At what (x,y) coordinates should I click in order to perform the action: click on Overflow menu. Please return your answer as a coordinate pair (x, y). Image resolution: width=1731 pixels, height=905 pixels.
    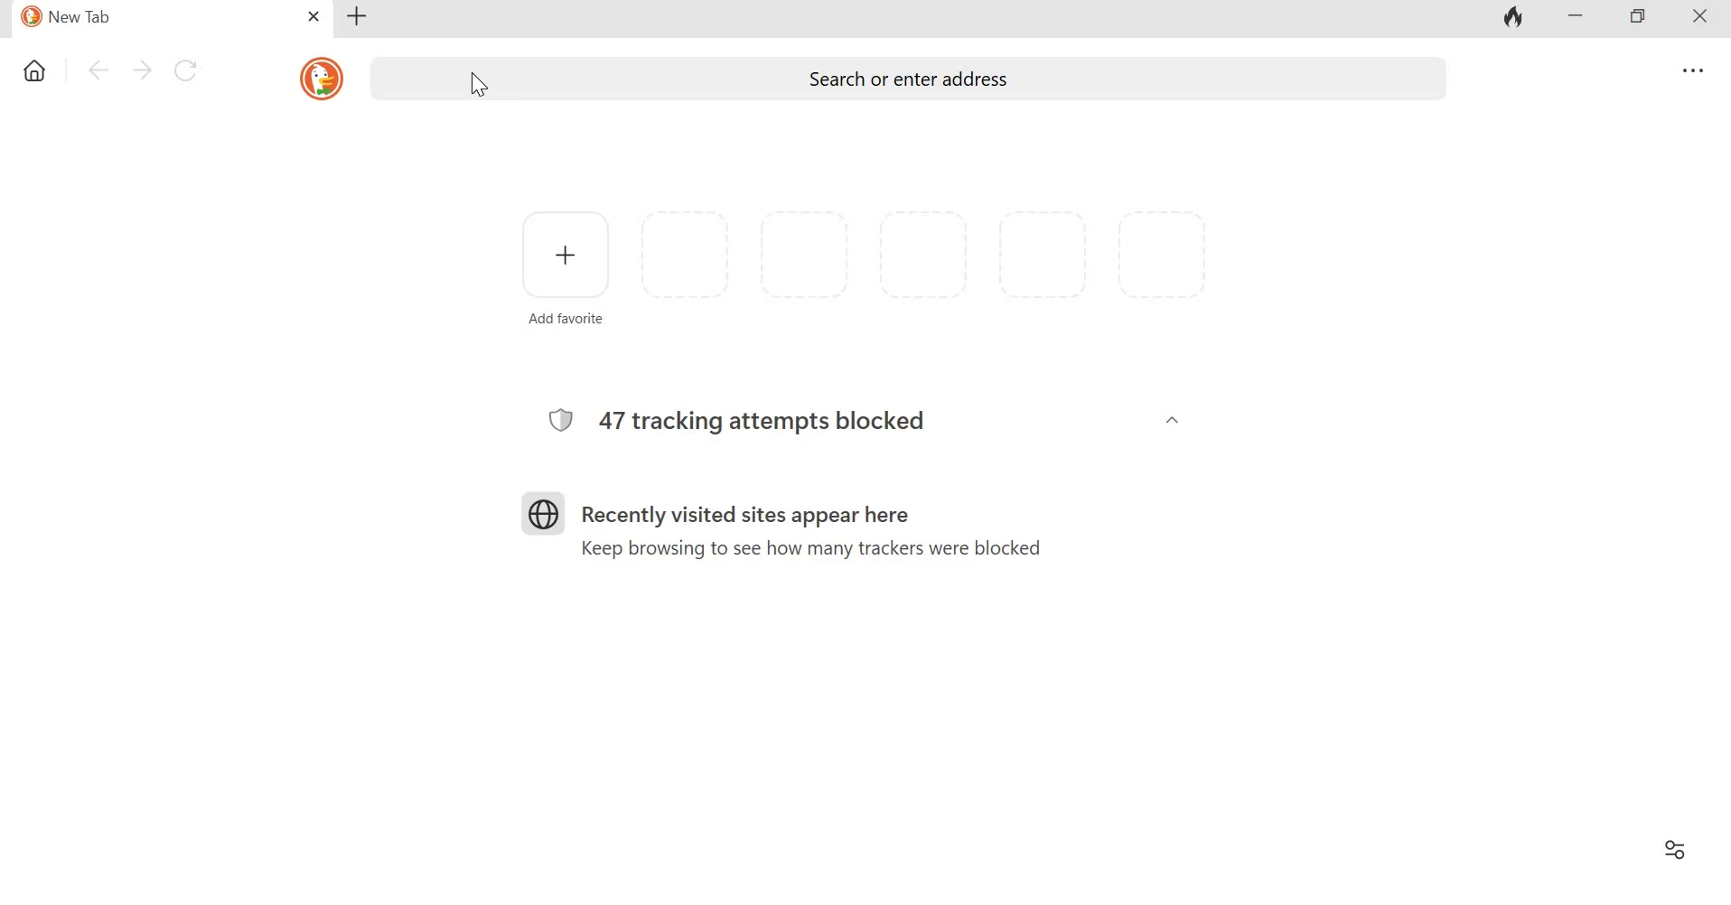
    Looking at the image, I should click on (1690, 70).